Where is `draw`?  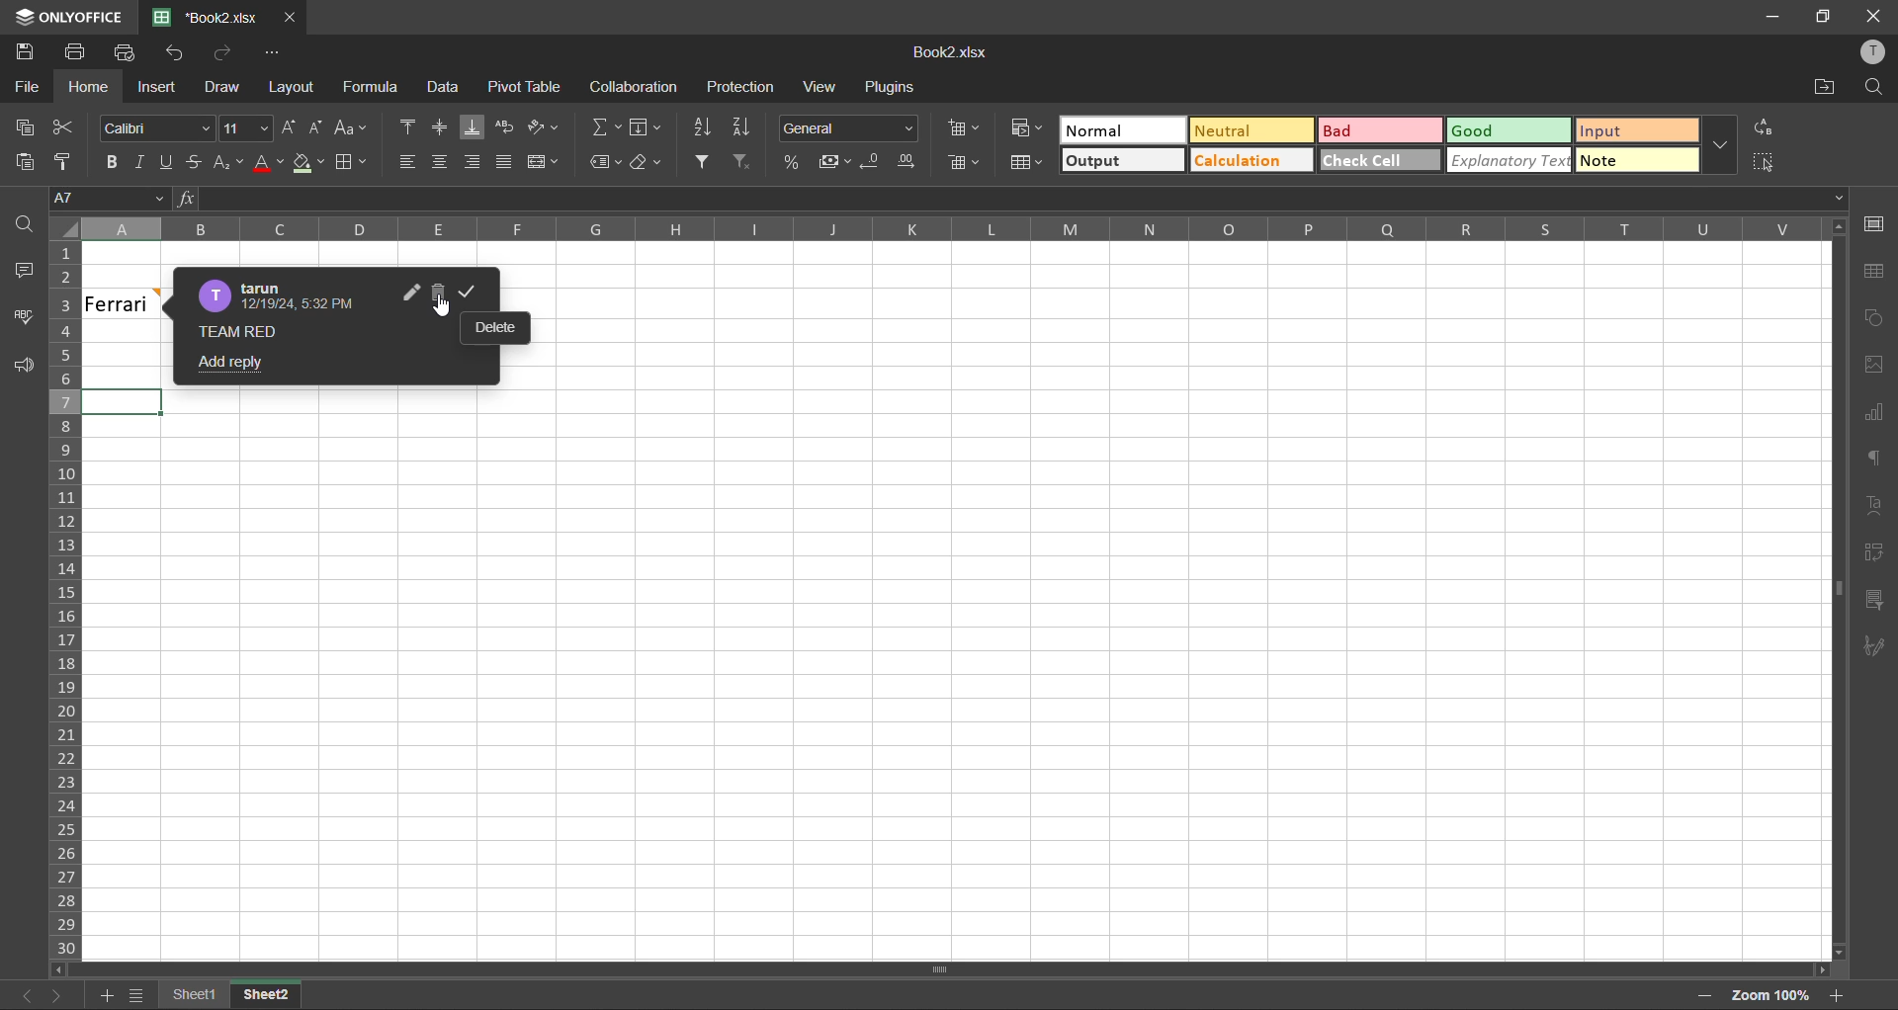
draw is located at coordinates (226, 86).